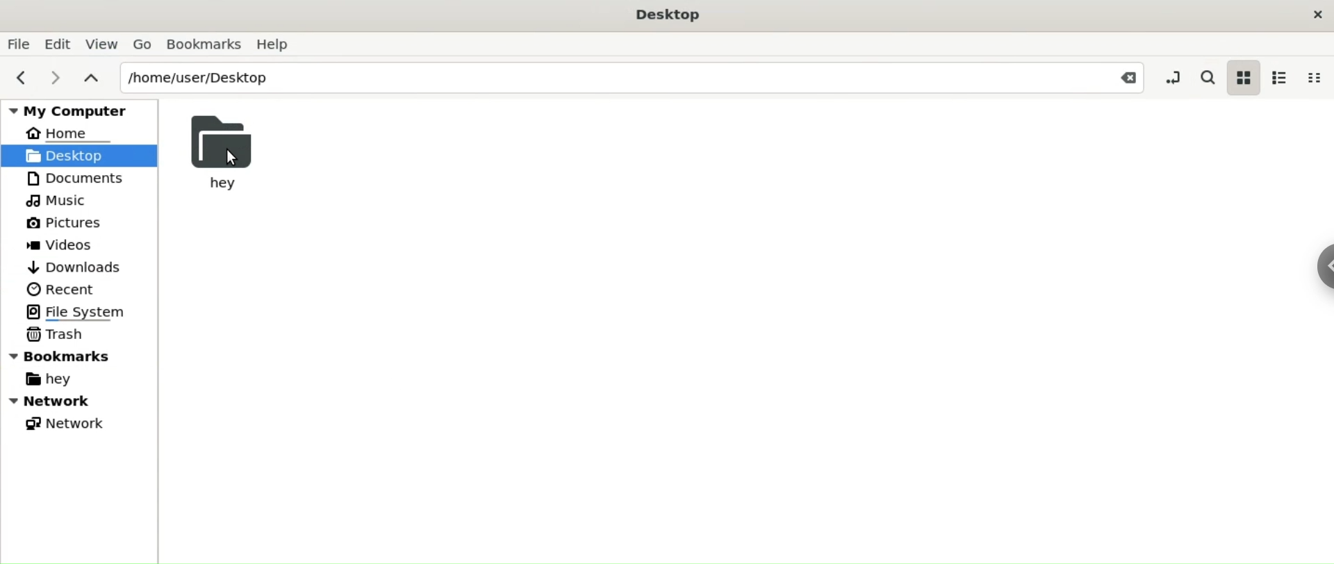  Describe the element at coordinates (145, 44) in the screenshot. I see `Go` at that location.